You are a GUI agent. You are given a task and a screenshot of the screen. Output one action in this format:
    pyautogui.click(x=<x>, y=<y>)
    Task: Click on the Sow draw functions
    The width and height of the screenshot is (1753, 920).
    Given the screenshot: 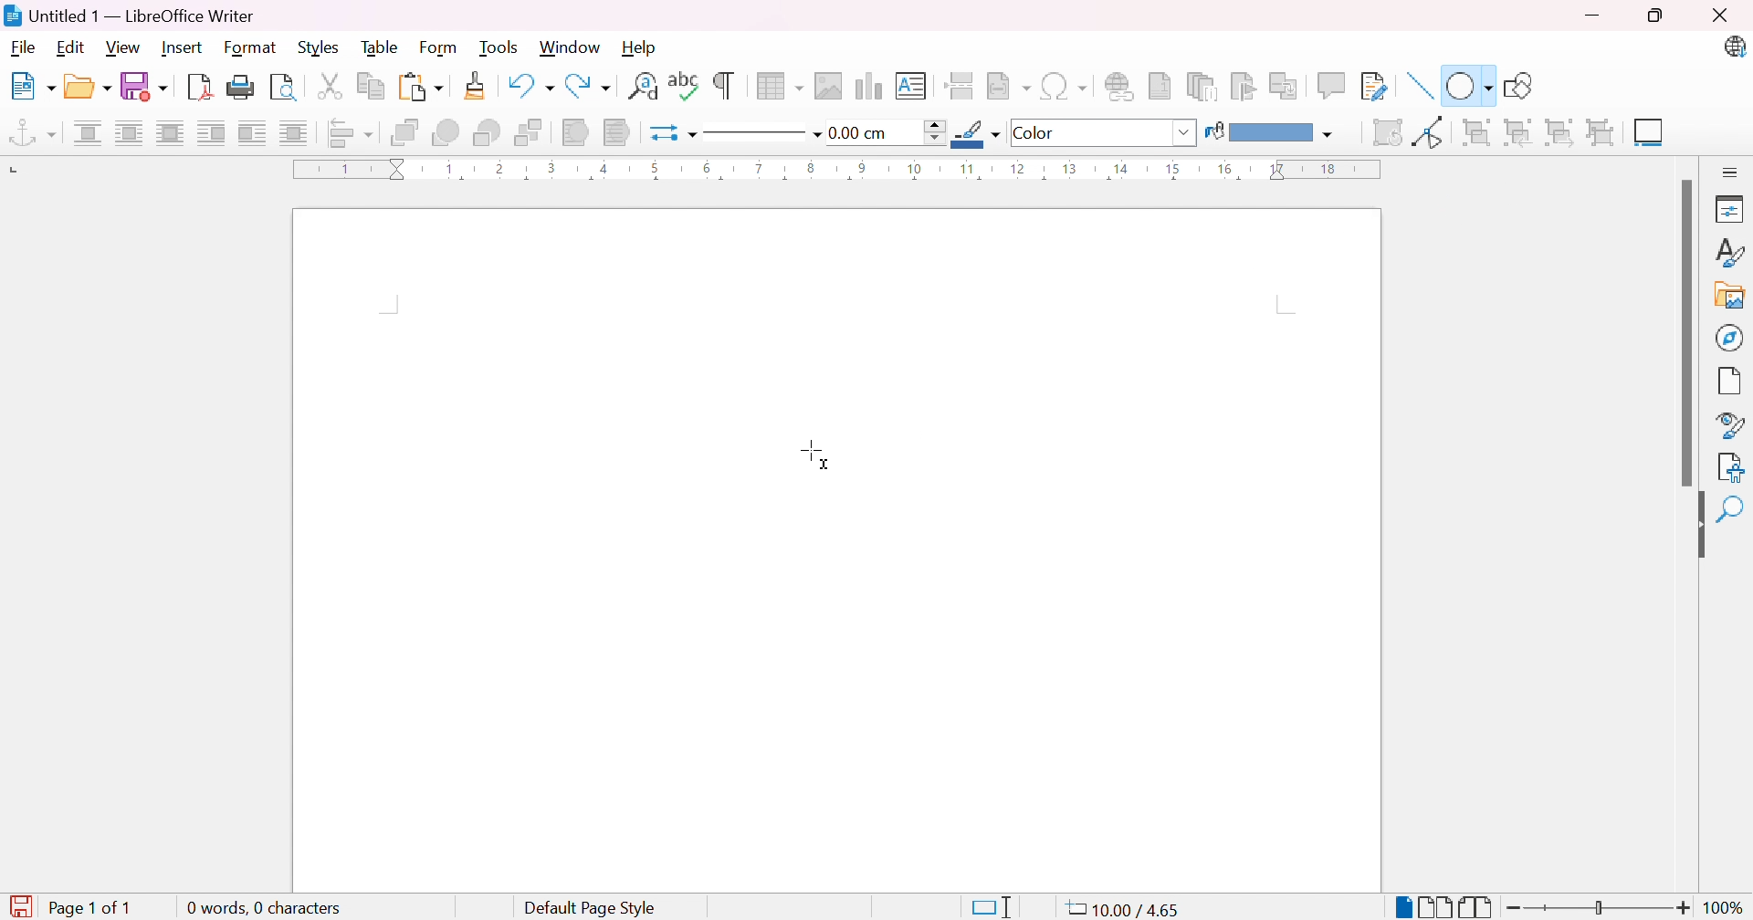 What is the action you would take?
    pyautogui.click(x=1523, y=82)
    